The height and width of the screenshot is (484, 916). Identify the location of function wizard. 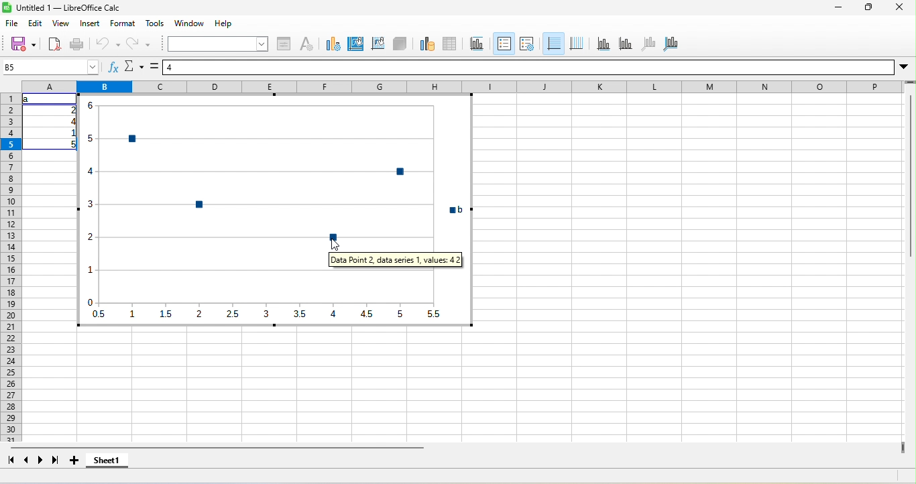
(114, 66).